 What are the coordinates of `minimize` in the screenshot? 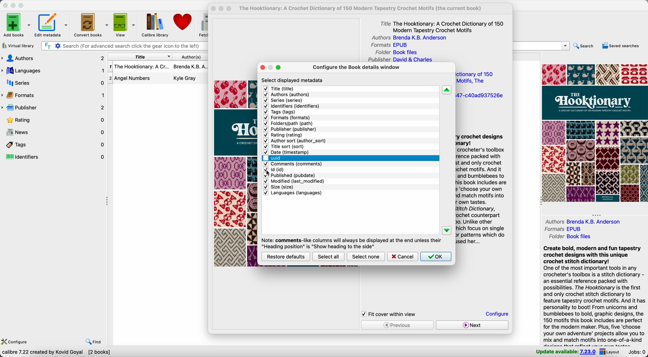 It's located at (14, 5).